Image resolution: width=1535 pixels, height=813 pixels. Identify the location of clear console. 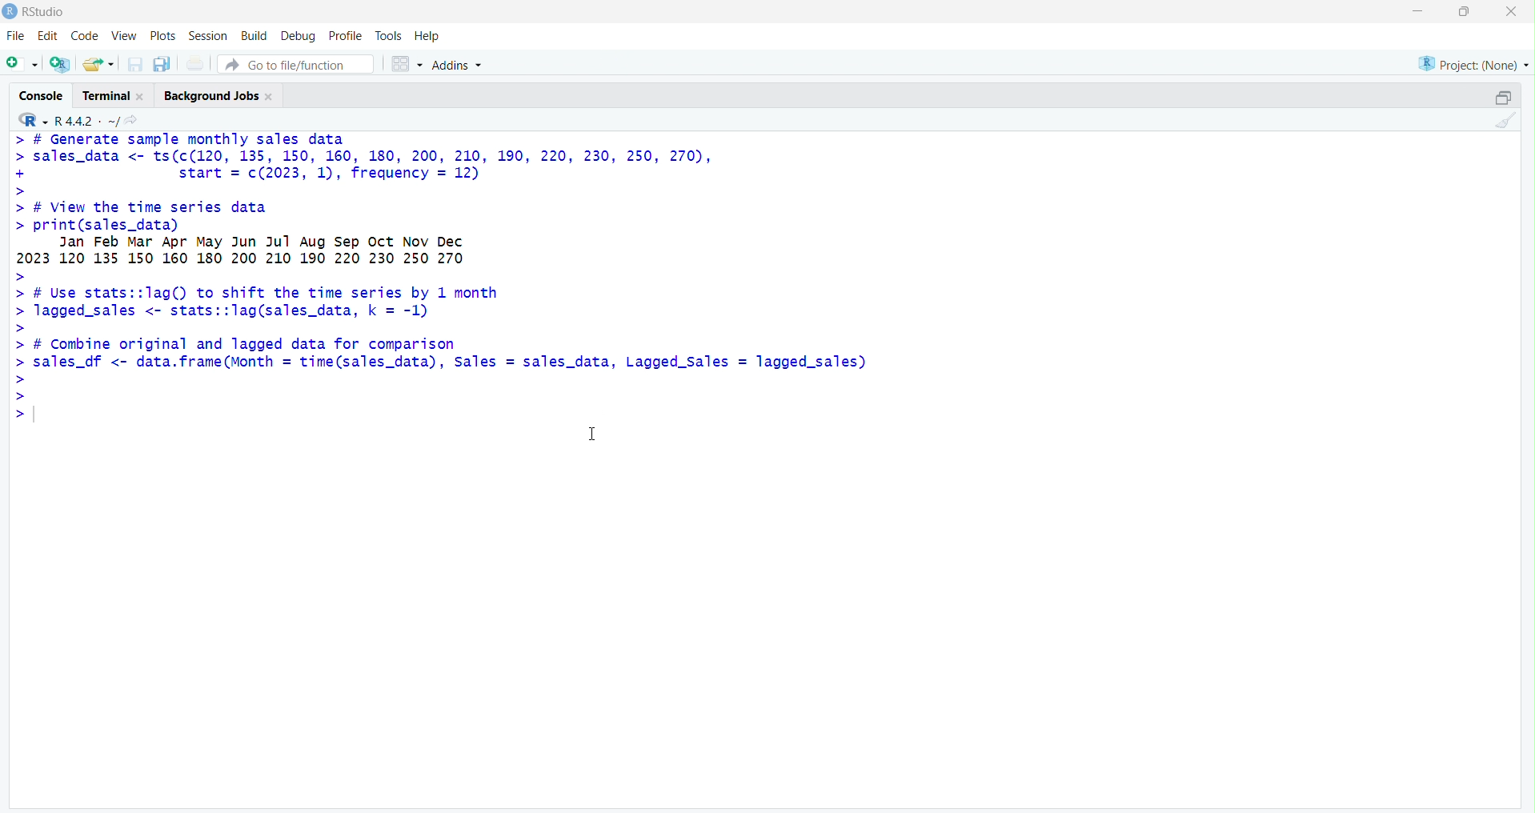
(1505, 122).